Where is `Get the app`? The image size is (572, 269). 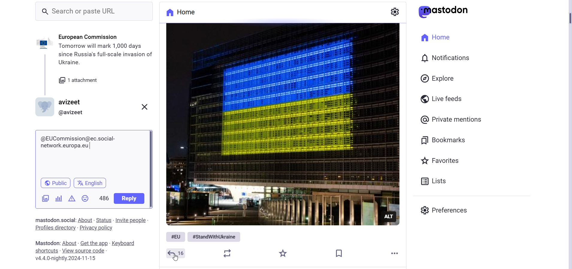
Get the app is located at coordinates (95, 244).